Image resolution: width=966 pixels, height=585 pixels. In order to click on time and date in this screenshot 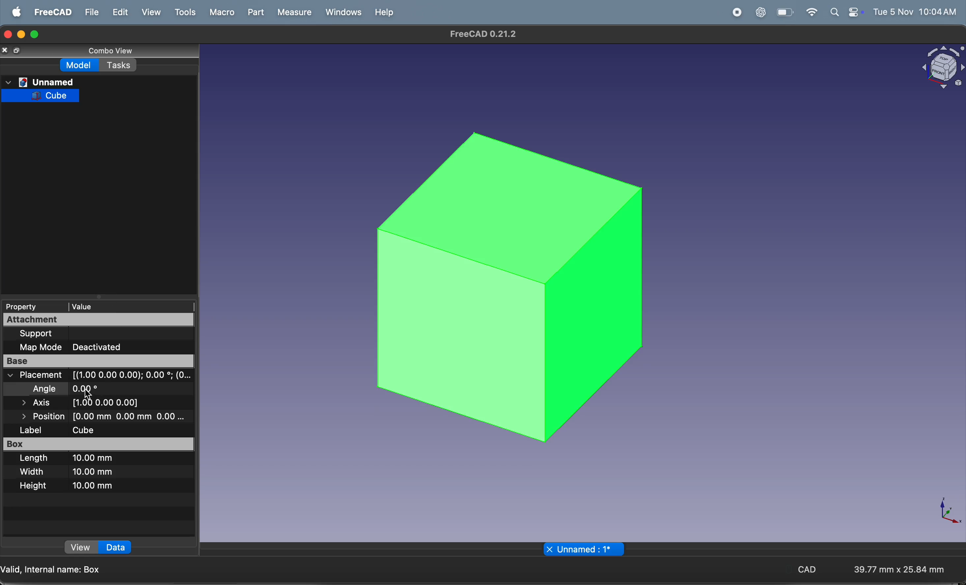, I will do `click(917, 11)`.